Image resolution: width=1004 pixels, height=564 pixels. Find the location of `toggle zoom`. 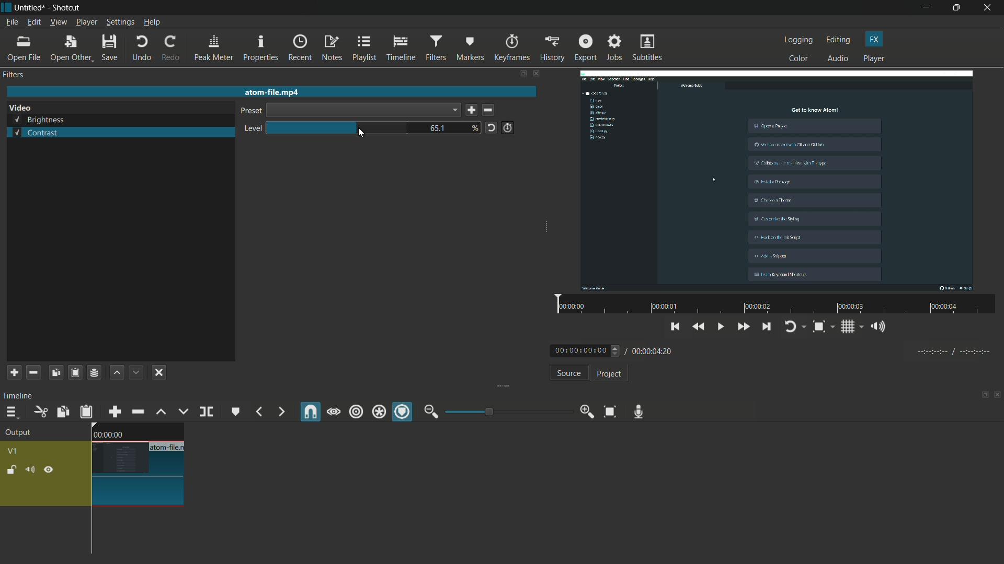

toggle zoom is located at coordinates (823, 327).